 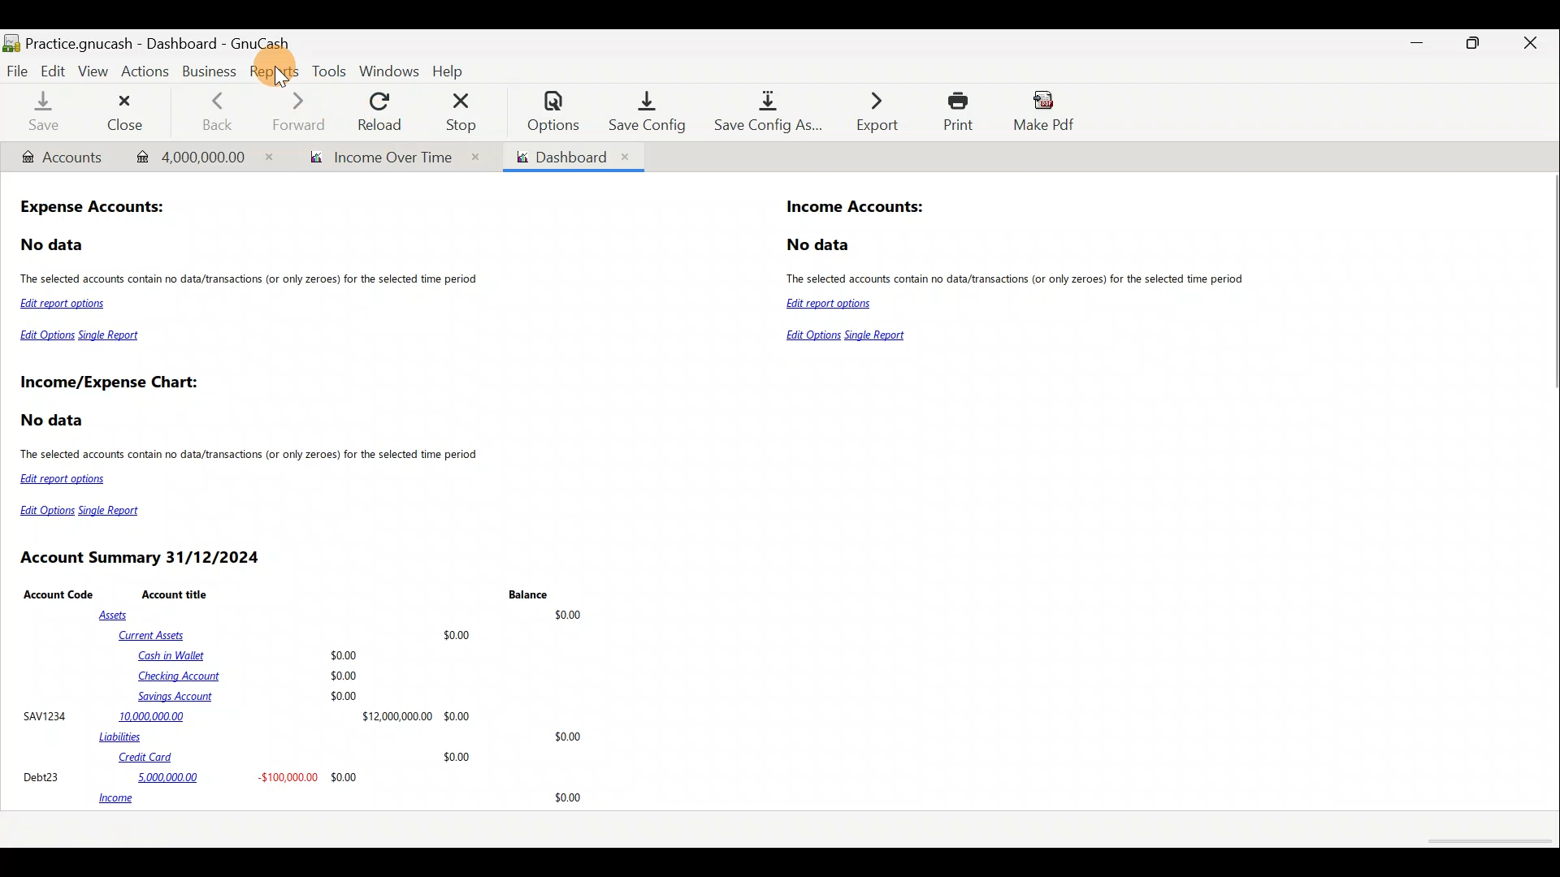 I want to click on Reports, so click(x=272, y=70).